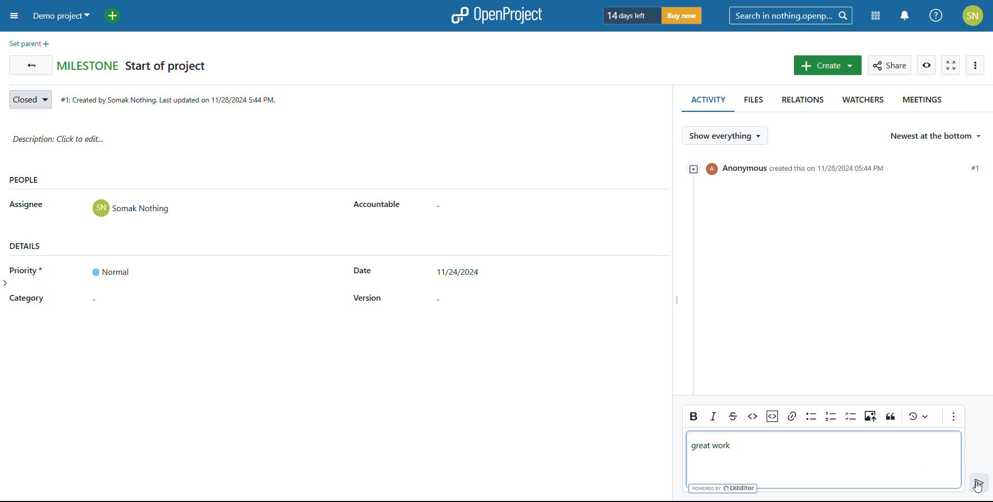 This screenshot has height=502, width=993. I want to click on creation date, so click(172, 100).